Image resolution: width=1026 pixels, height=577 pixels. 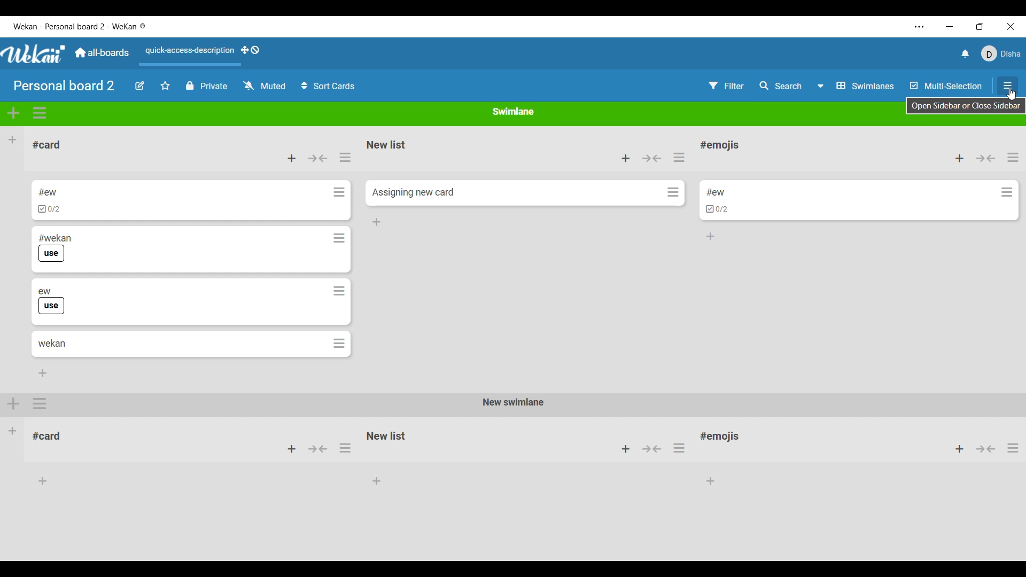 What do you see at coordinates (80, 27) in the screenshot?
I see `Software title and board title` at bounding box center [80, 27].